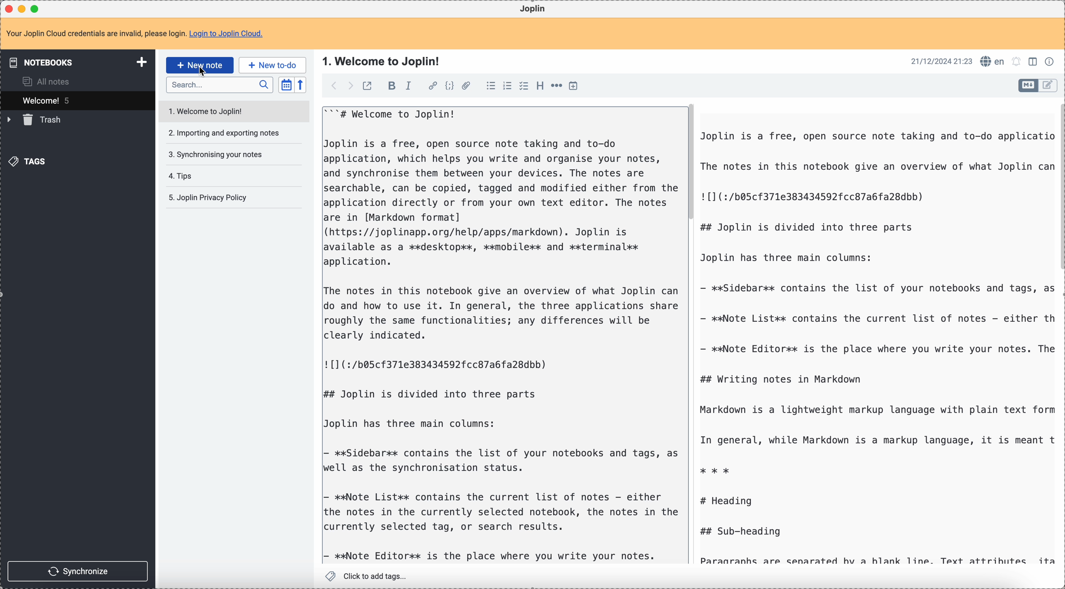 This screenshot has height=589, width=1065. Describe the element at coordinates (366, 576) in the screenshot. I see `click to add tags` at that location.